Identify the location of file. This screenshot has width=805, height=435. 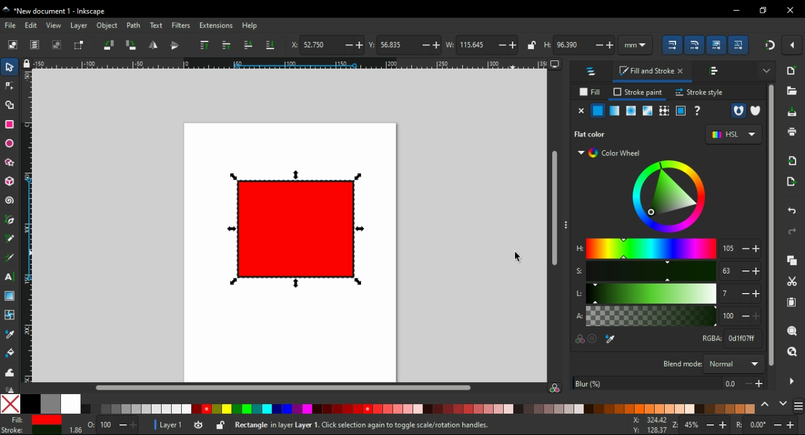
(11, 26).